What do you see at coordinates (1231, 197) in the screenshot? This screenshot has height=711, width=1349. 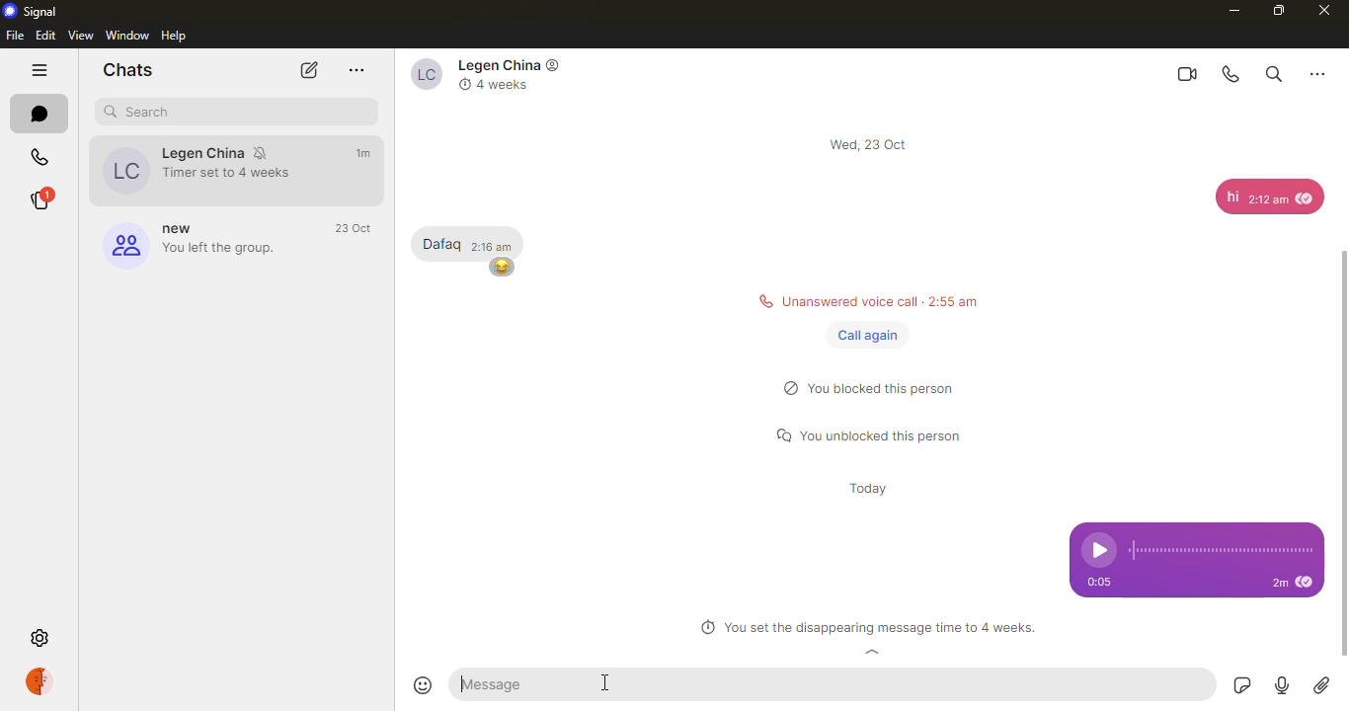 I see `hi` at bounding box center [1231, 197].